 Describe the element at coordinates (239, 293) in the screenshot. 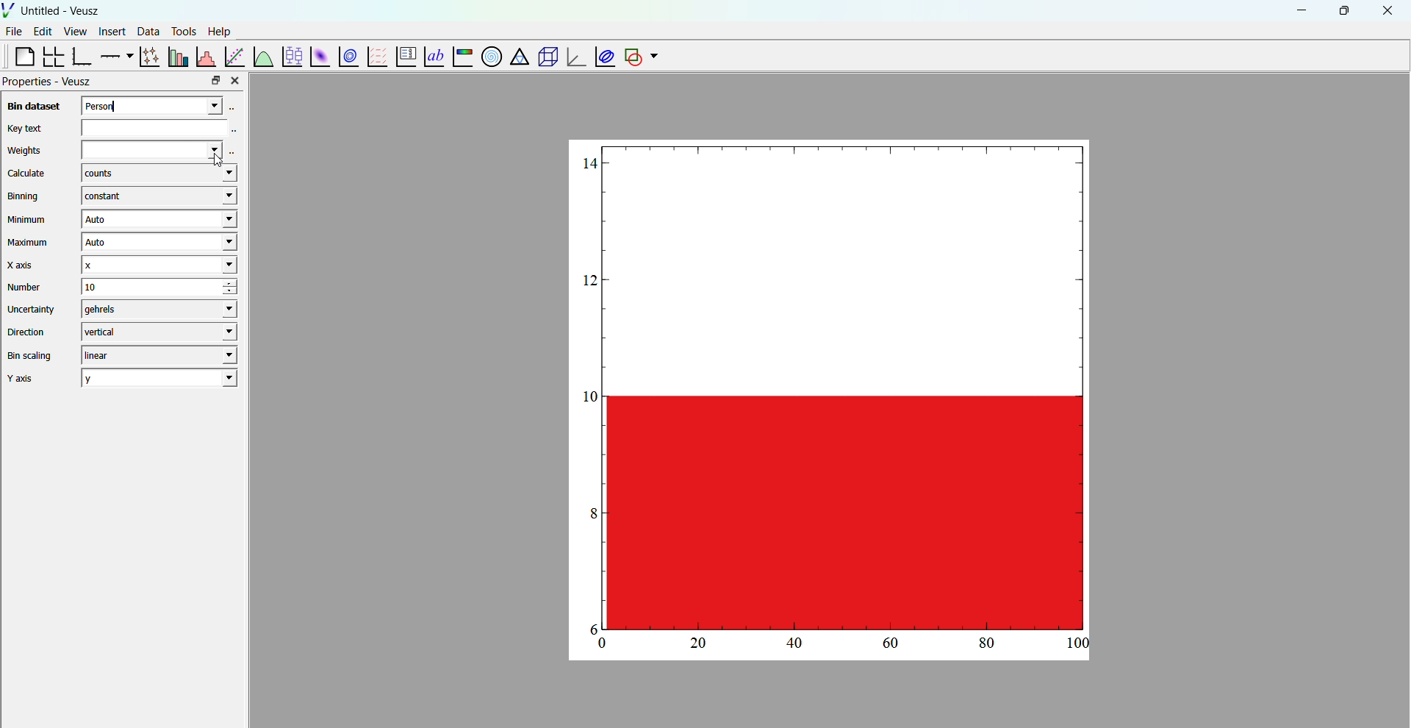

I see `decrease number` at that location.